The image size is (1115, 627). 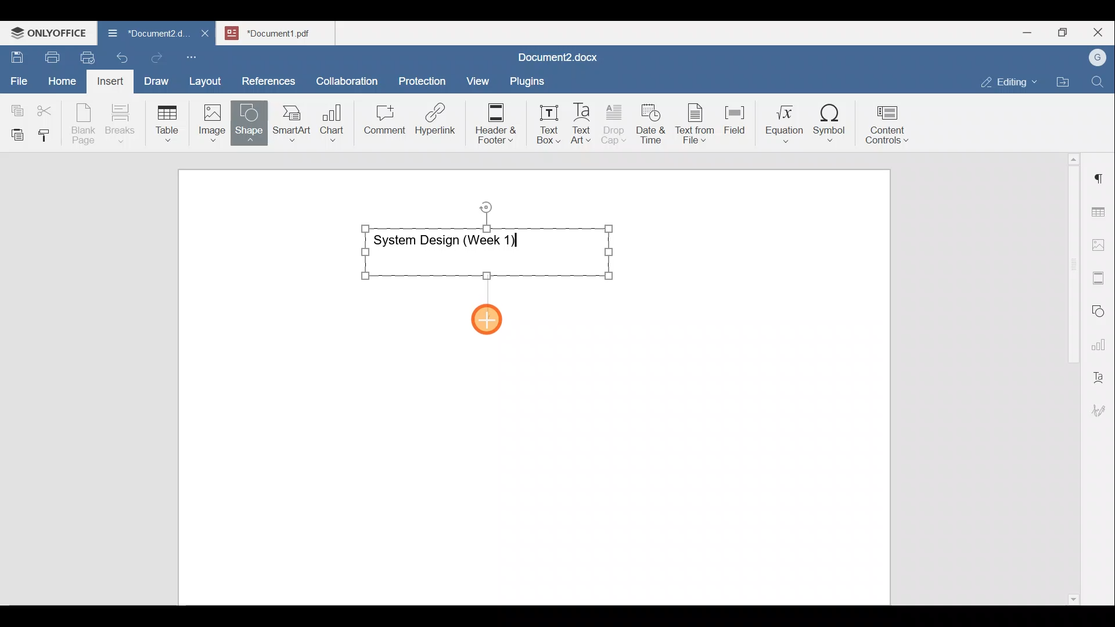 I want to click on Breaks, so click(x=120, y=124).